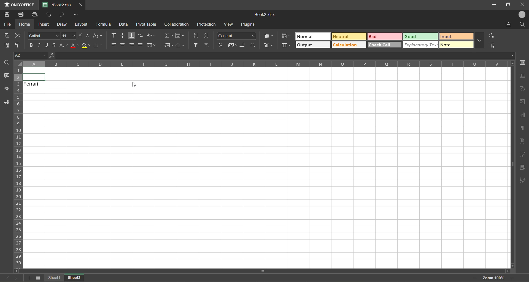 The width and height of the screenshot is (529, 282). I want to click on find, so click(6, 63).